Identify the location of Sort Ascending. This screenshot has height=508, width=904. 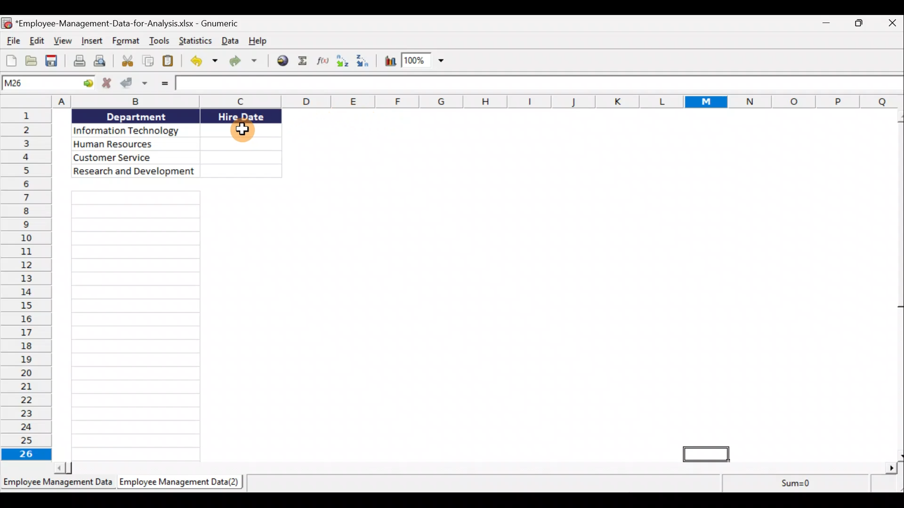
(344, 61).